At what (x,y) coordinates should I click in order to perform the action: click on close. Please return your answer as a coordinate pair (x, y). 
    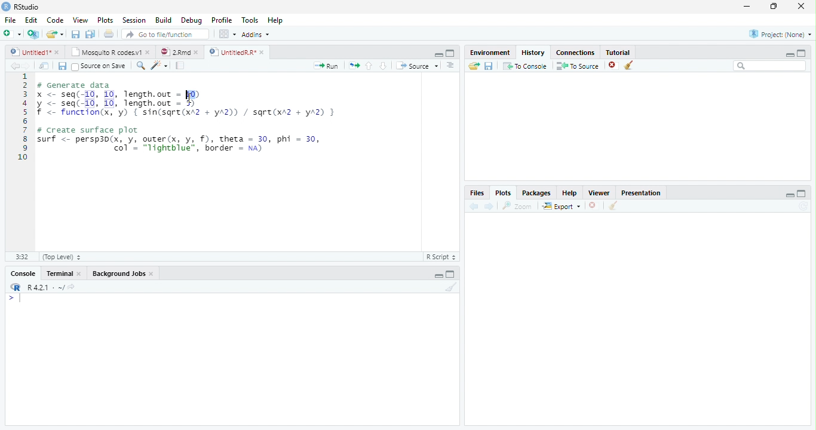
    Looking at the image, I should click on (57, 52).